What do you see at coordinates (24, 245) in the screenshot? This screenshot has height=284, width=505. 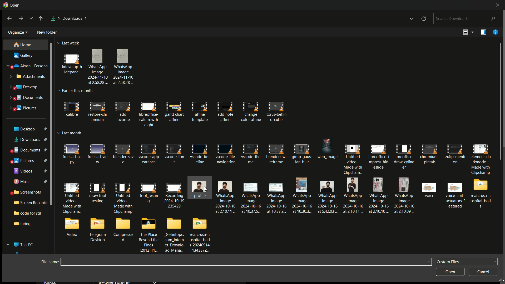 I see `this pc` at bounding box center [24, 245].